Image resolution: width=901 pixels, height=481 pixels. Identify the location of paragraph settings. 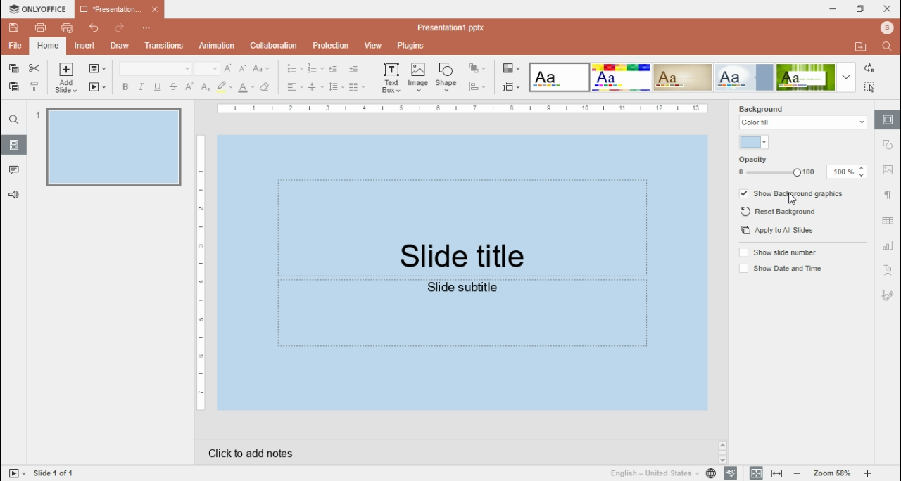
(889, 194).